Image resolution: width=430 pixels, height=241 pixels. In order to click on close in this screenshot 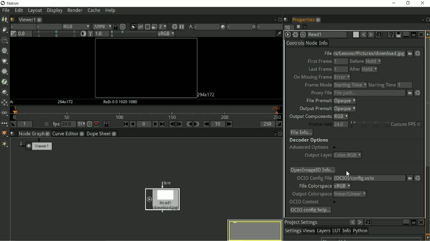, I will do `click(280, 134)`.